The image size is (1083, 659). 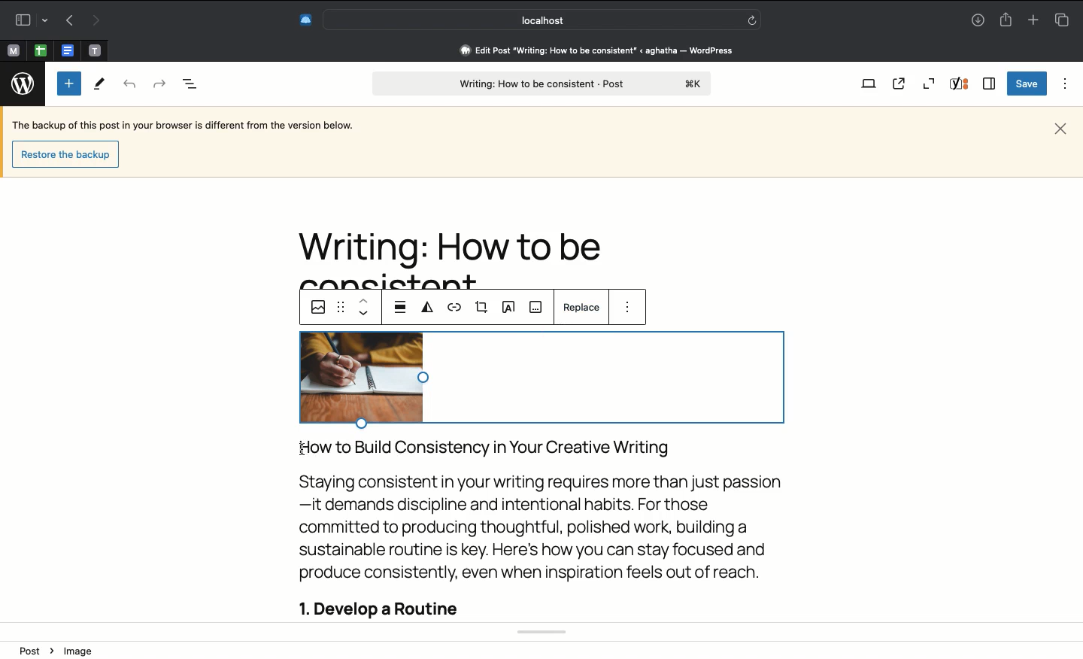 I want to click on Image, so click(x=363, y=377).